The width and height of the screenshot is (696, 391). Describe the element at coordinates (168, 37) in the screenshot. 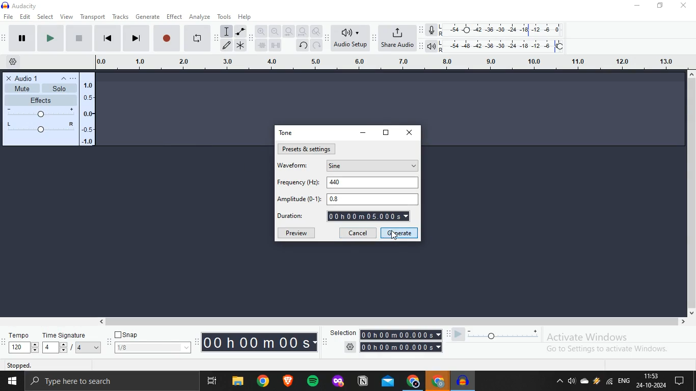

I see `Stop` at that location.